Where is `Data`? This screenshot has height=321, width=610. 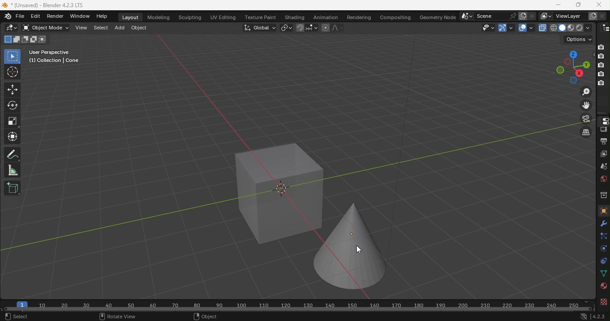 Data is located at coordinates (603, 274).